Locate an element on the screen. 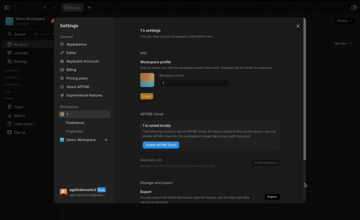  Pricing plans is located at coordinates (74, 78).